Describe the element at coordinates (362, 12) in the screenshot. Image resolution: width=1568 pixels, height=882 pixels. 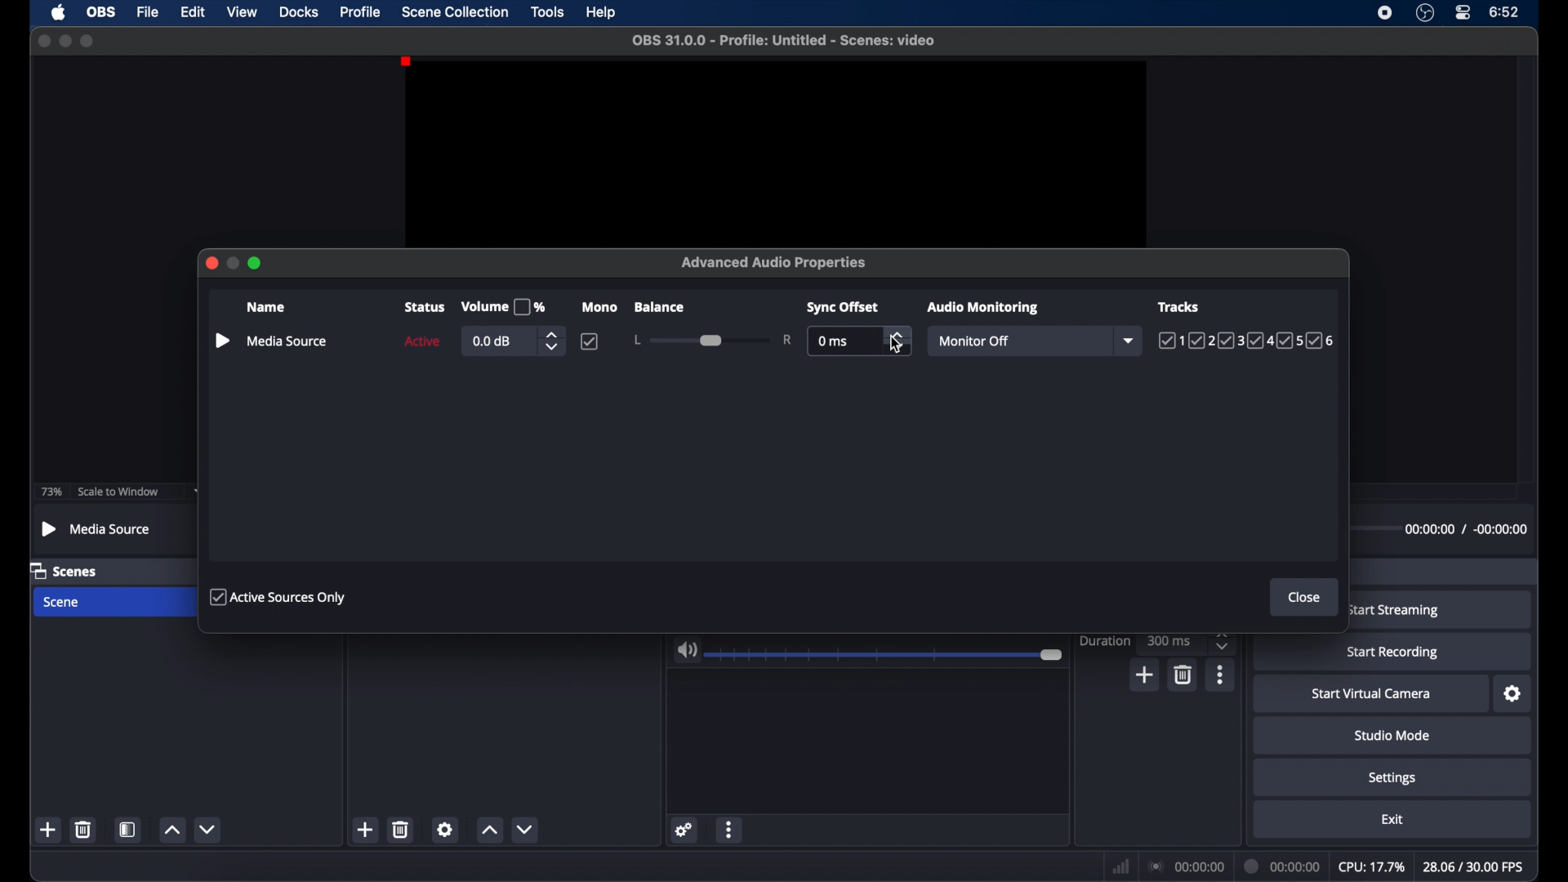
I see `profile` at that location.